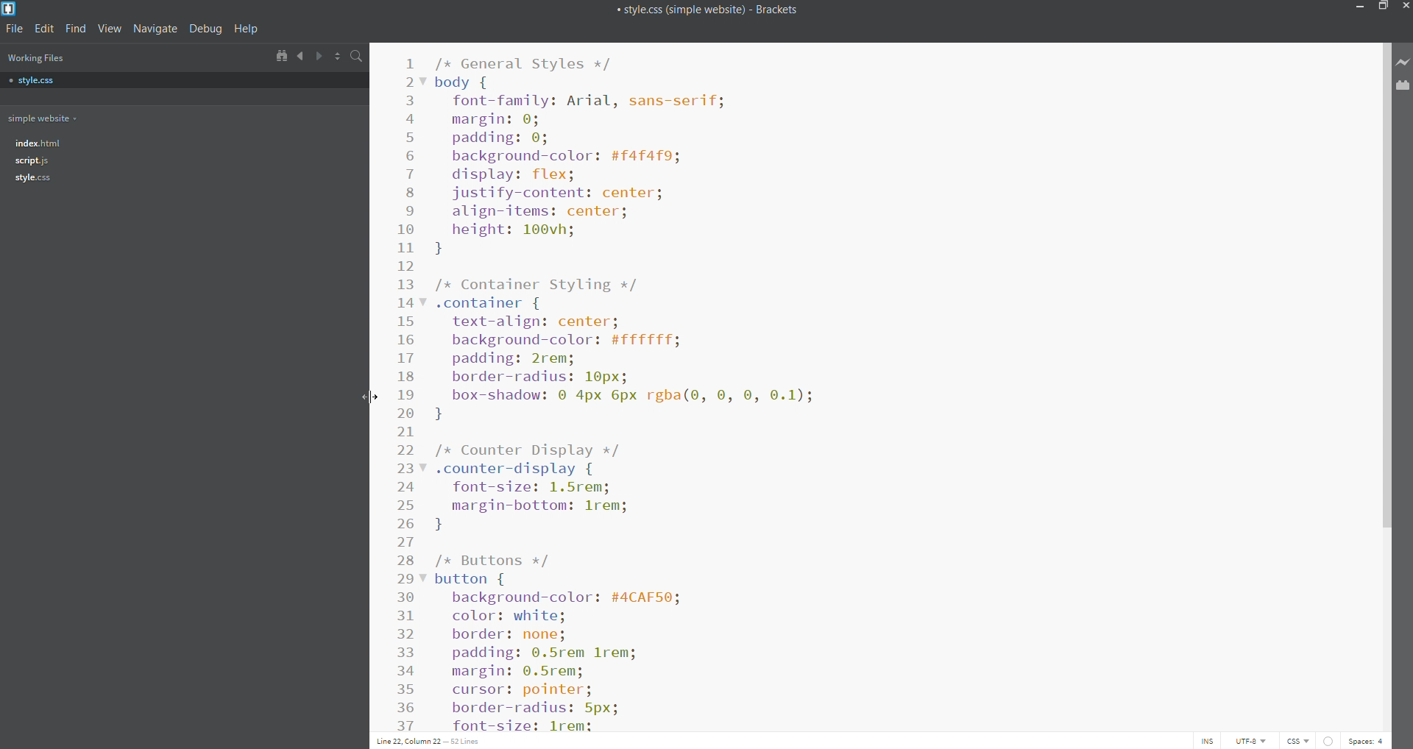  What do you see at coordinates (1359, 7) in the screenshot?
I see `minimize` at bounding box center [1359, 7].